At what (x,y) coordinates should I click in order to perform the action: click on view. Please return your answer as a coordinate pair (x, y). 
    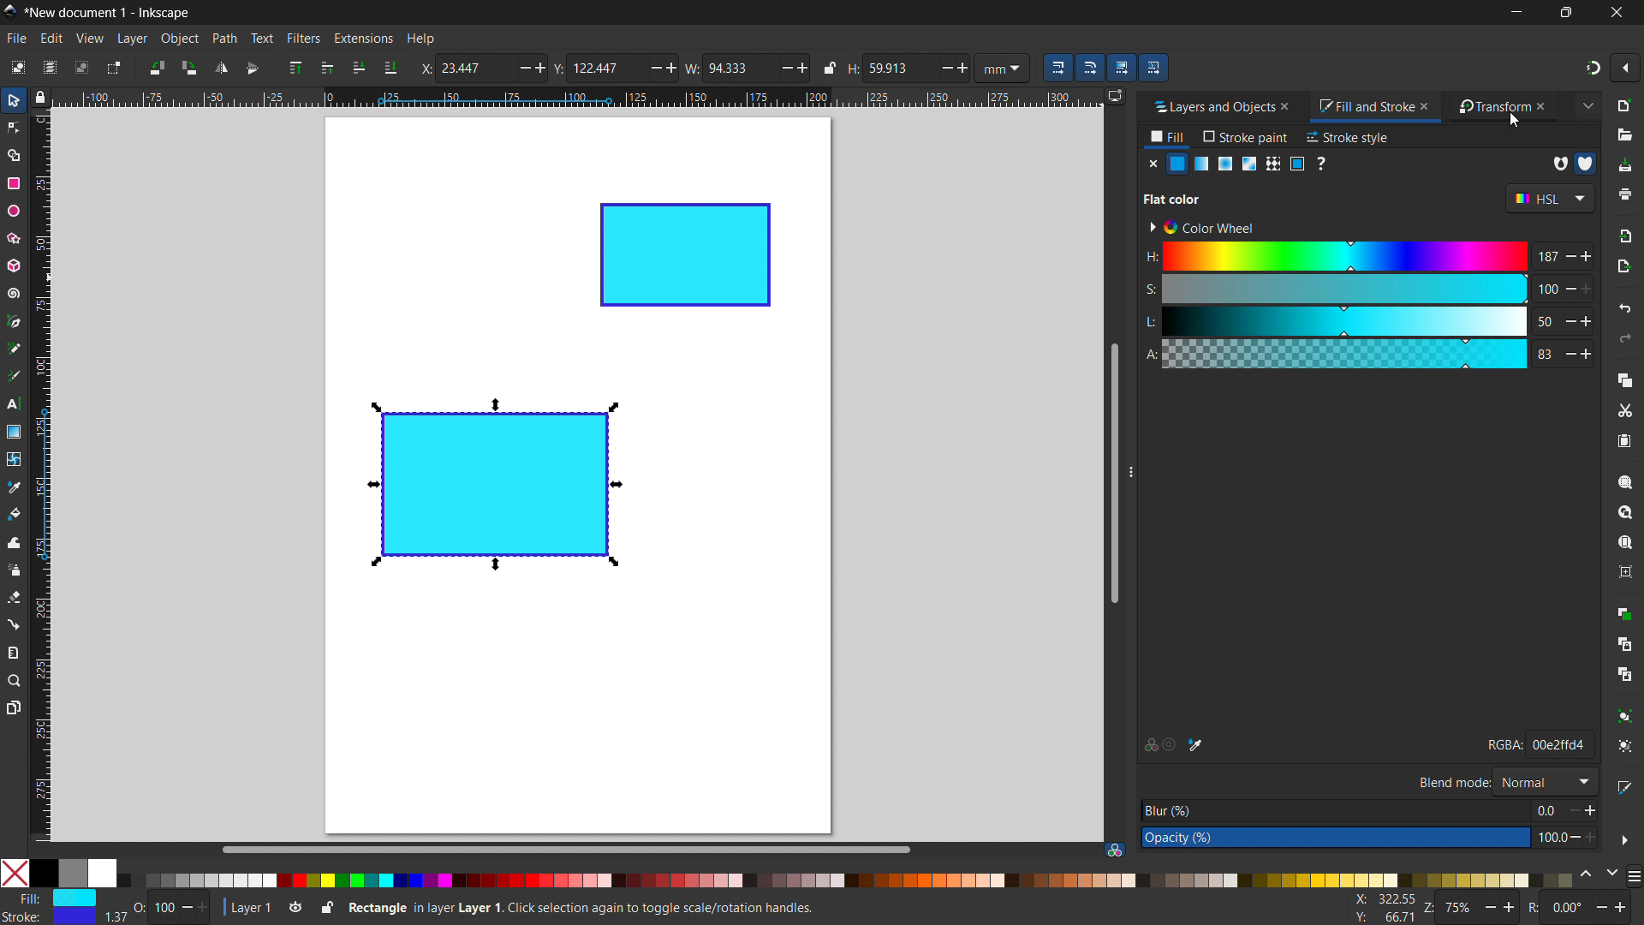
    Looking at the image, I should click on (89, 39).